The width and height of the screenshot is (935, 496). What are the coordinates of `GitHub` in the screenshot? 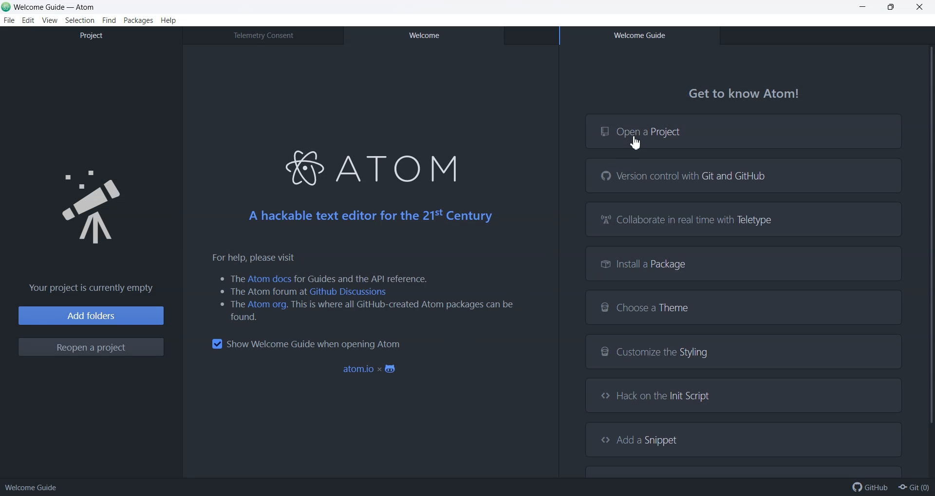 It's located at (870, 487).